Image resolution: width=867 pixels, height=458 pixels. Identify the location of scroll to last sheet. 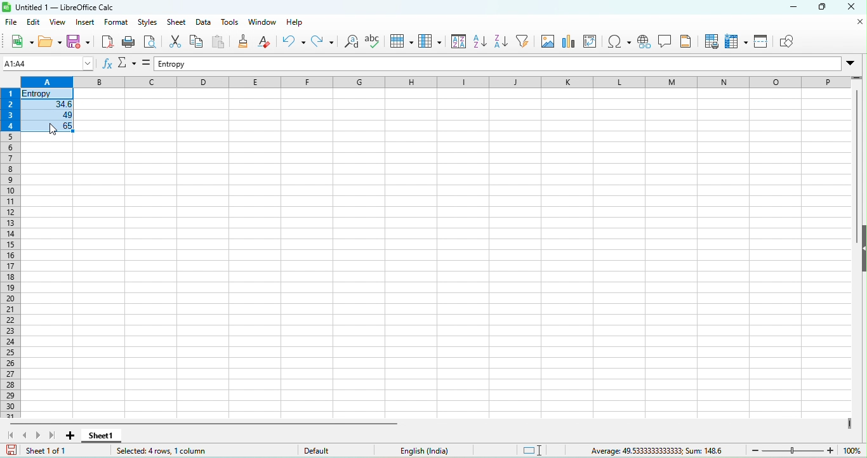
(53, 435).